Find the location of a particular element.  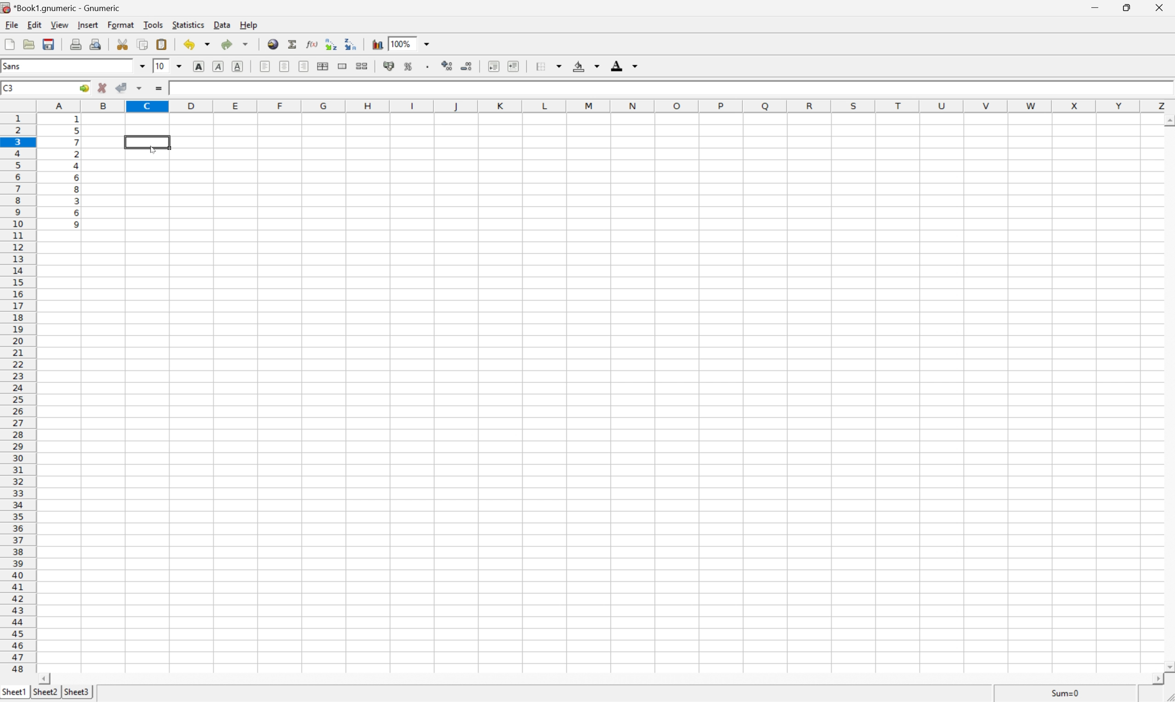

format selection as percentage is located at coordinates (409, 66).